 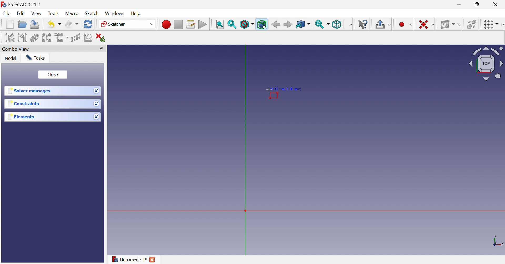 What do you see at coordinates (88, 24) in the screenshot?
I see `Refresh` at bounding box center [88, 24].